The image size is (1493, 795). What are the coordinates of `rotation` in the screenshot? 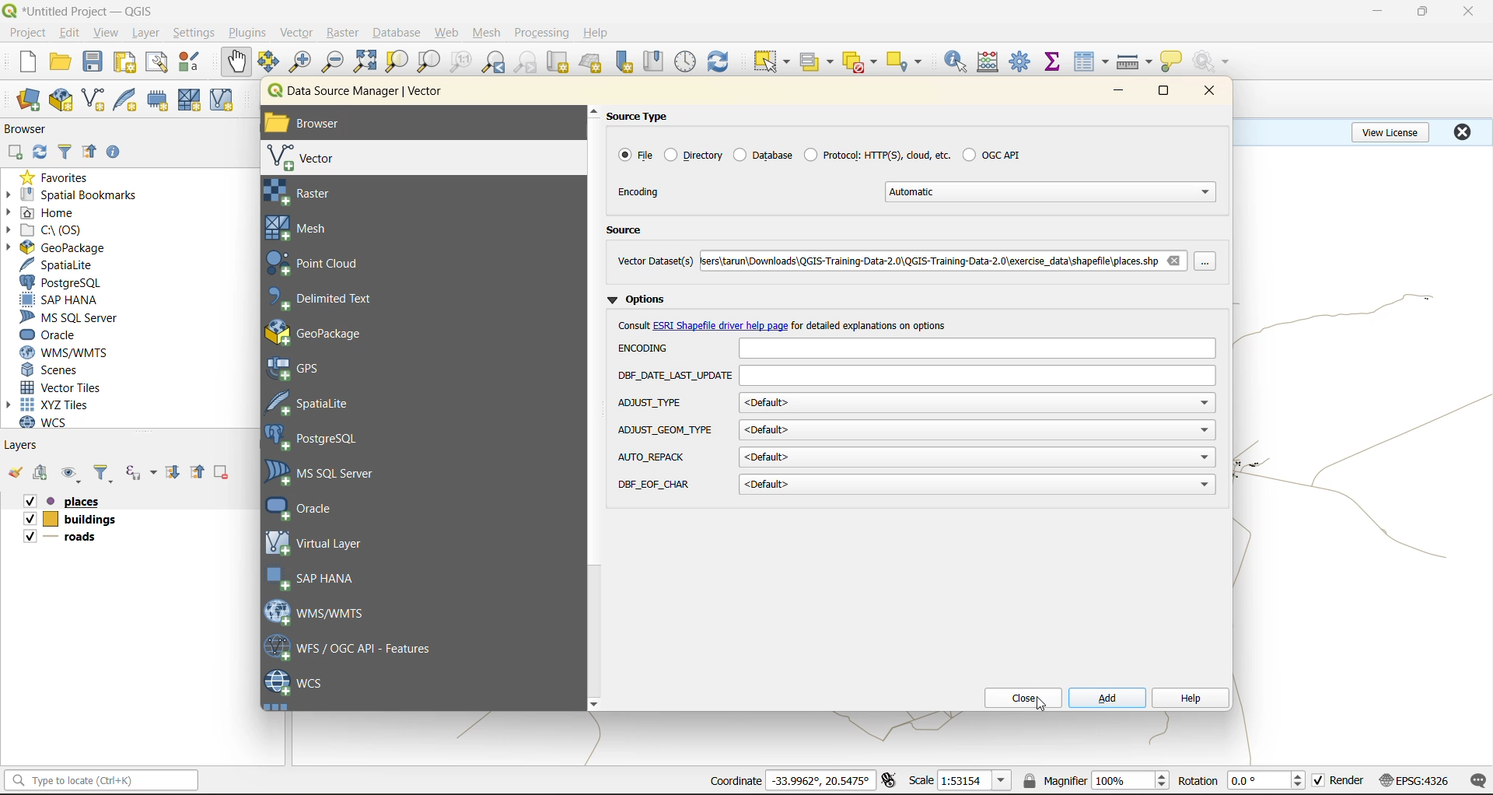 It's located at (1269, 781).